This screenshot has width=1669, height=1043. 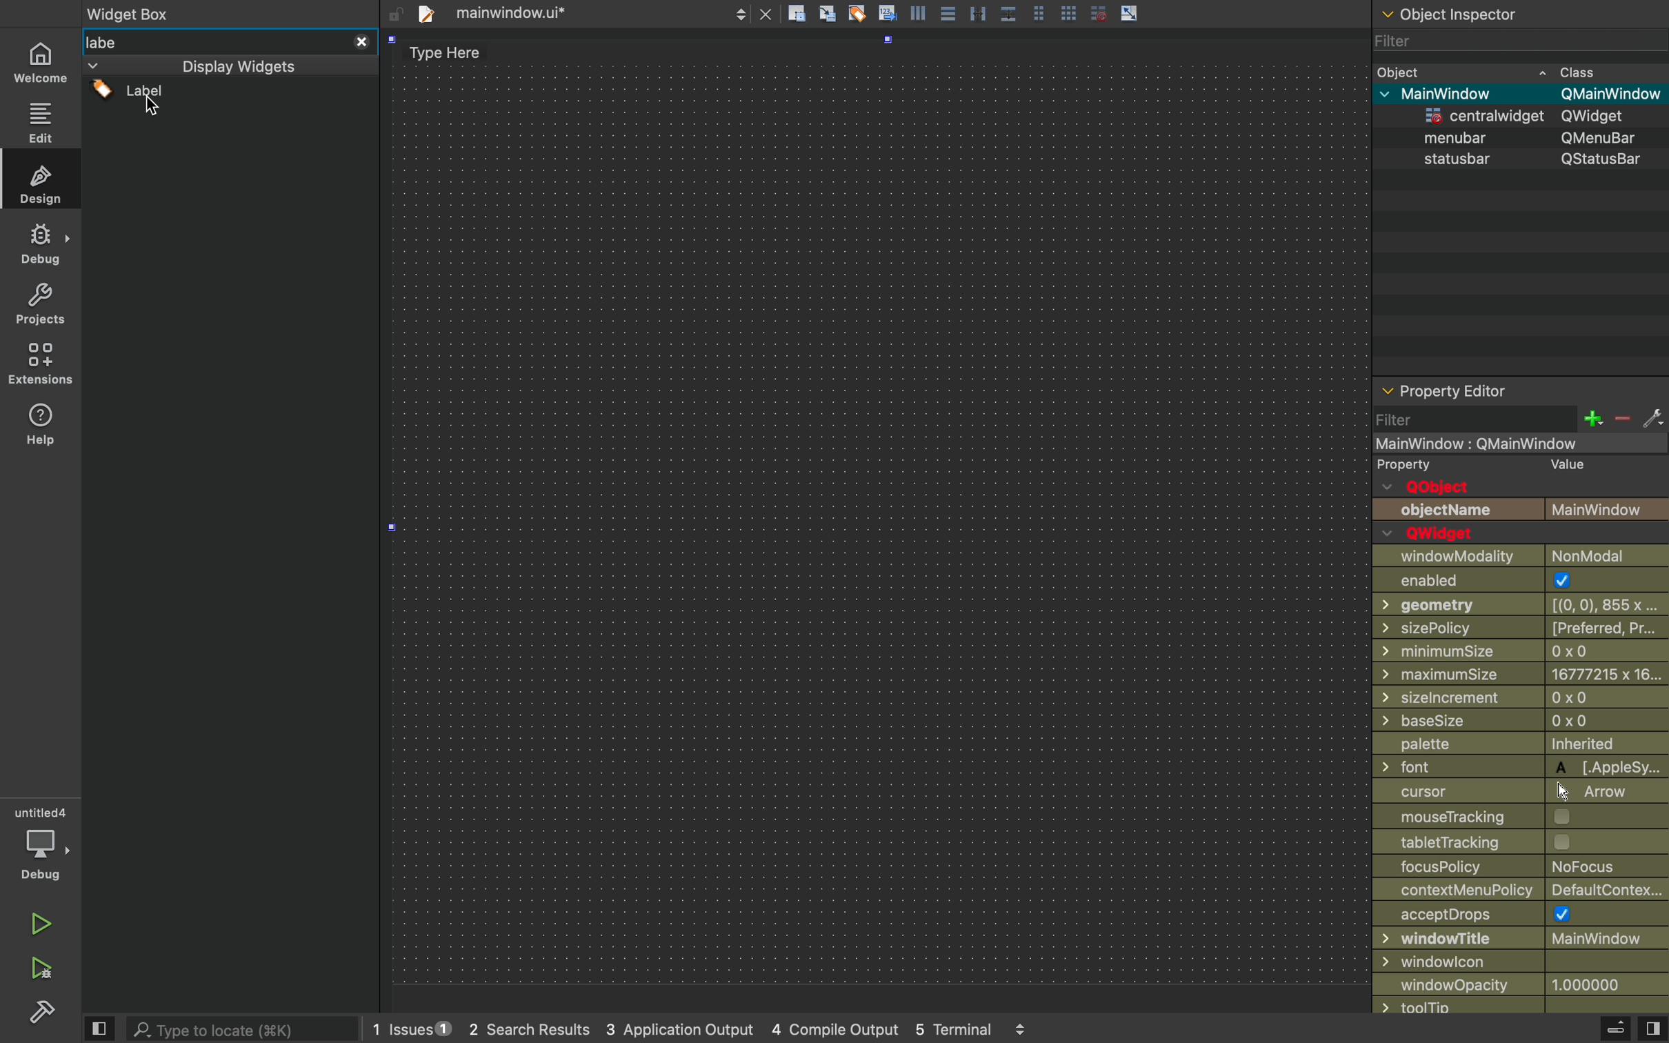 What do you see at coordinates (1519, 72) in the screenshot?
I see `object` at bounding box center [1519, 72].